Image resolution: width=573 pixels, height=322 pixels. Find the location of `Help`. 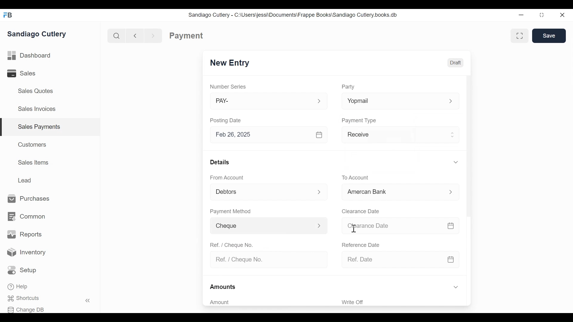

Help is located at coordinates (19, 287).